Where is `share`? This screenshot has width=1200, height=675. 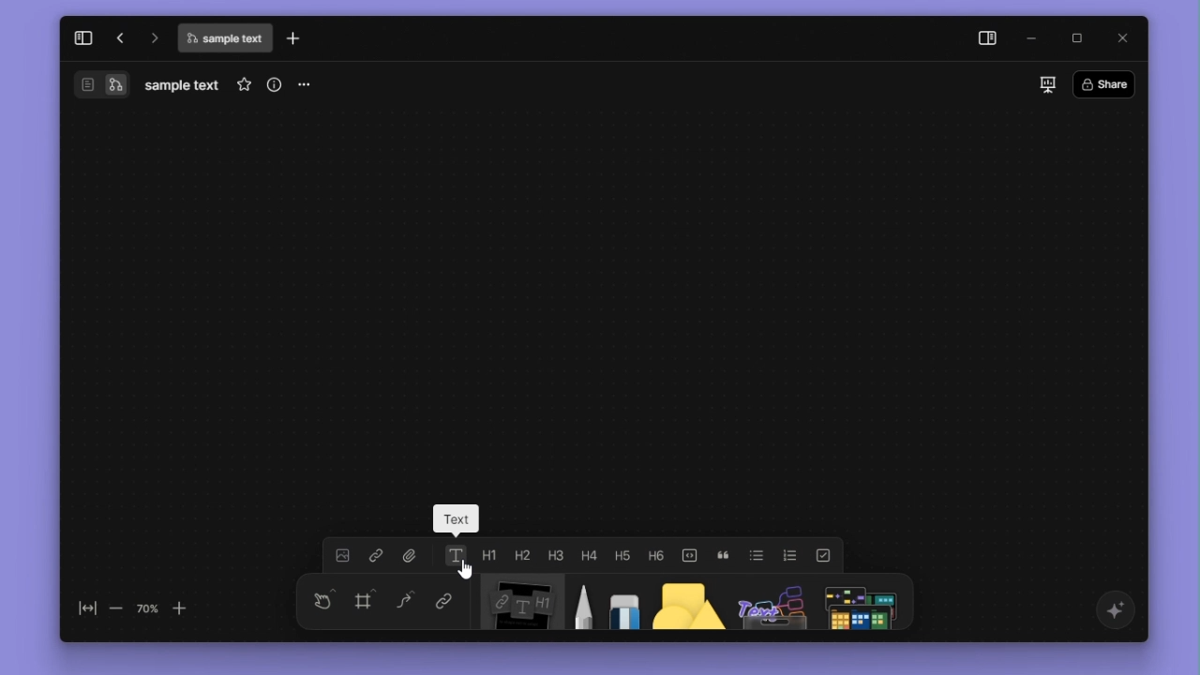 share is located at coordinates (1108, 82).